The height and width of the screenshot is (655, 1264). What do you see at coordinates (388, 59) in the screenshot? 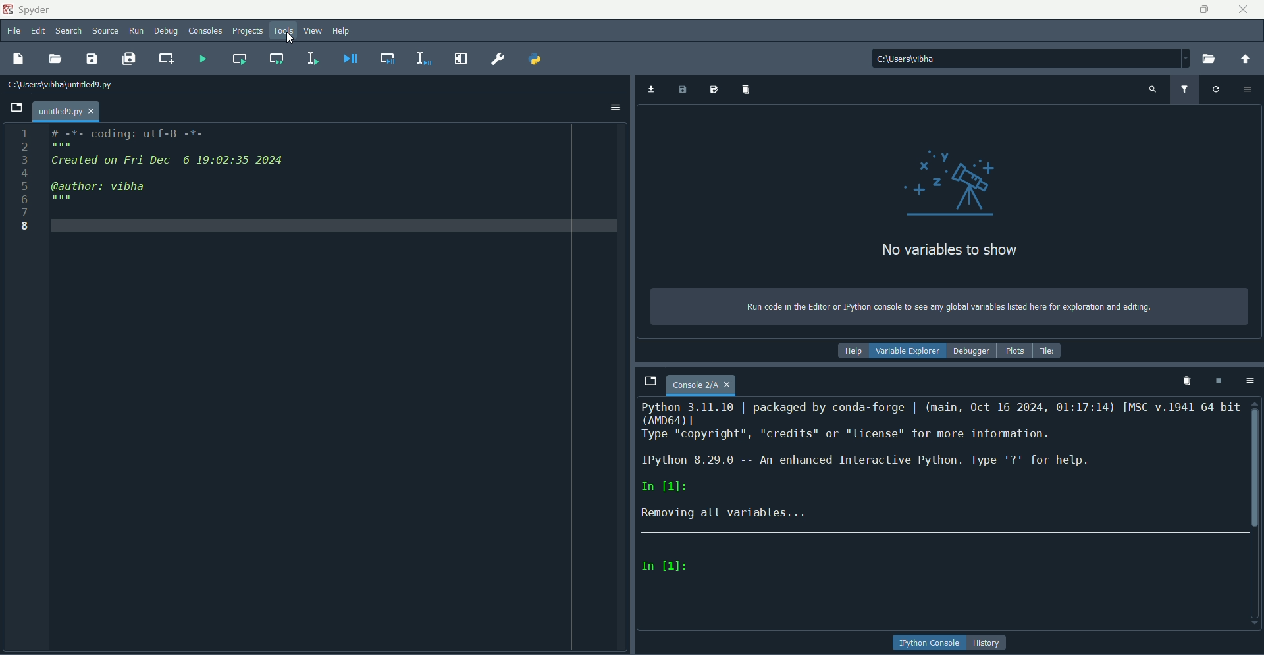
I see `debug cell` at bounding box center [388, 59].